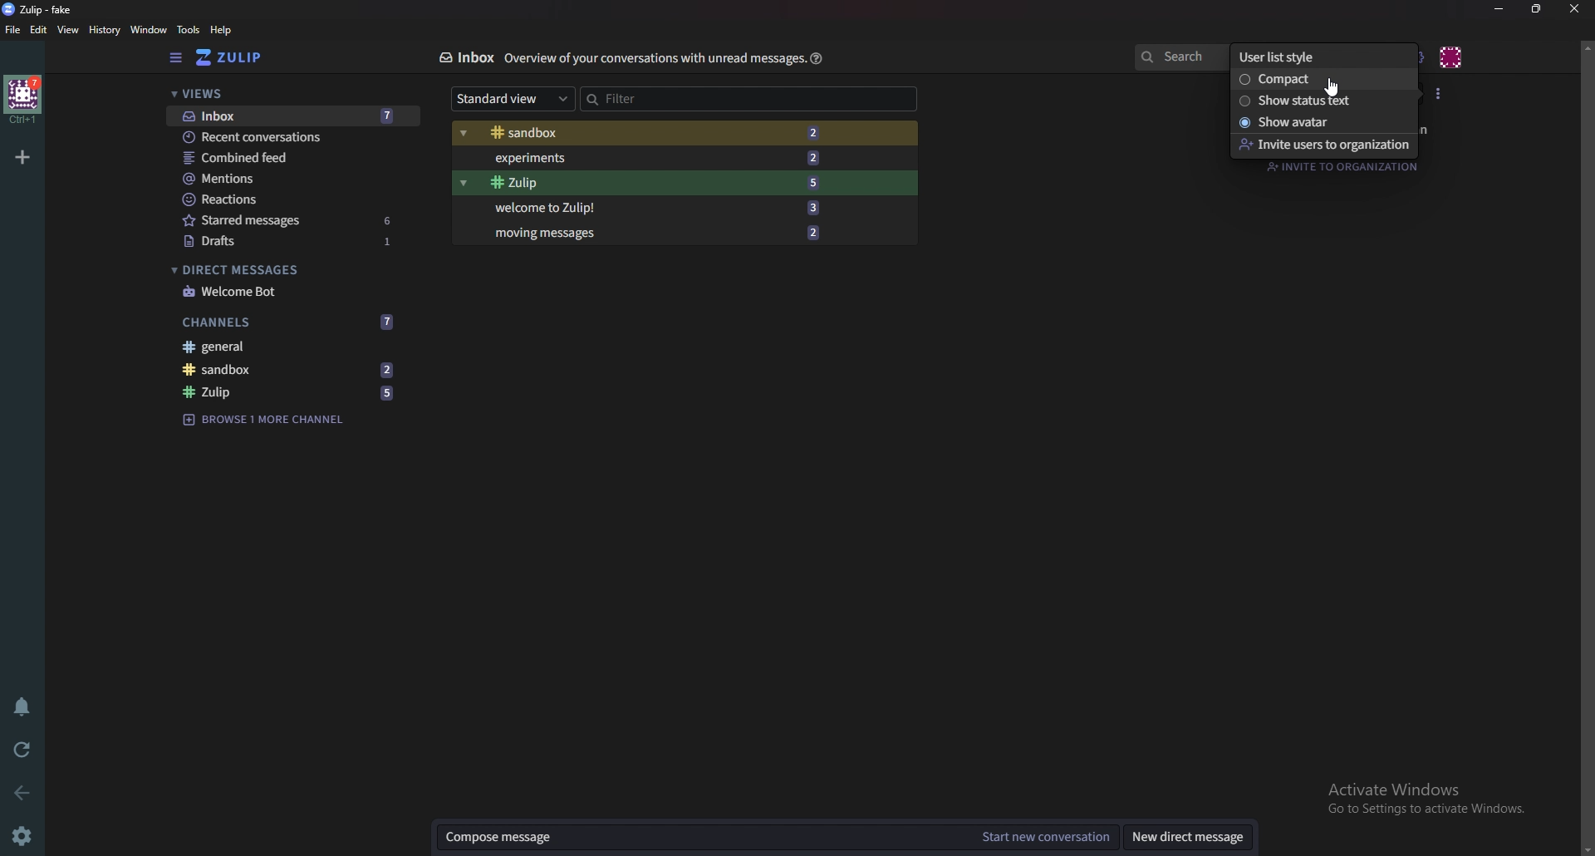  Describe the element at coordinates (513, 99) in the screenshot. I see `Standard view` at that location.